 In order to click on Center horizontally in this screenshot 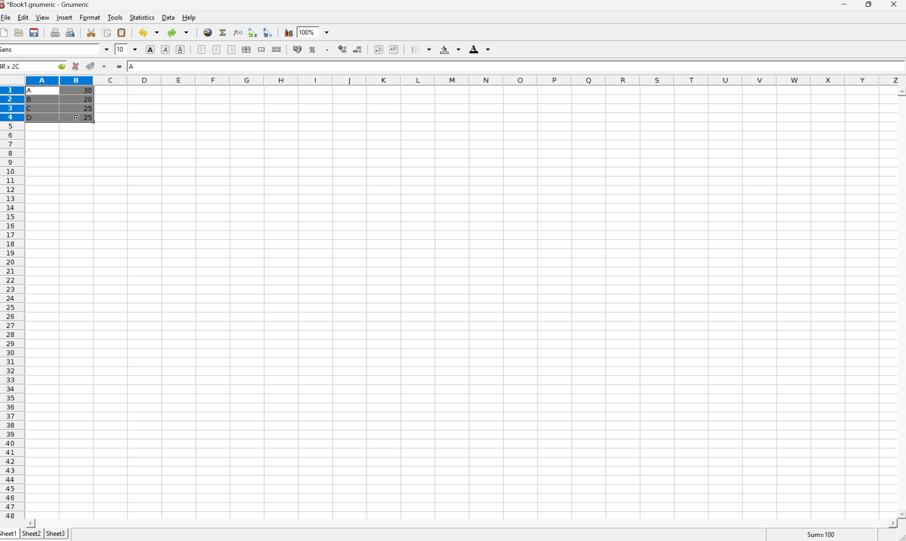, I will do `click(217, 50)`.